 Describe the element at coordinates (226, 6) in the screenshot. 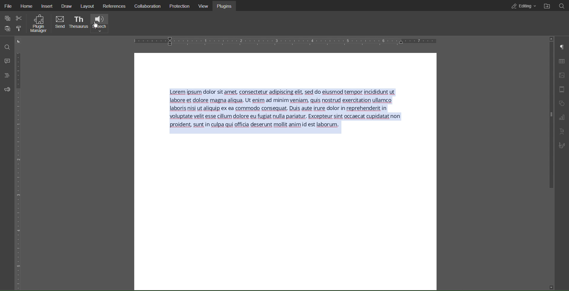

I see `Plugins` at that location.